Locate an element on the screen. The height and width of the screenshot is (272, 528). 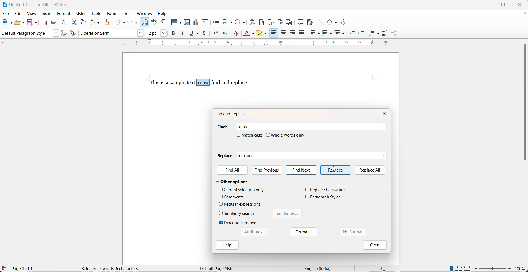
Default page style is located at coordinates (221, 268).